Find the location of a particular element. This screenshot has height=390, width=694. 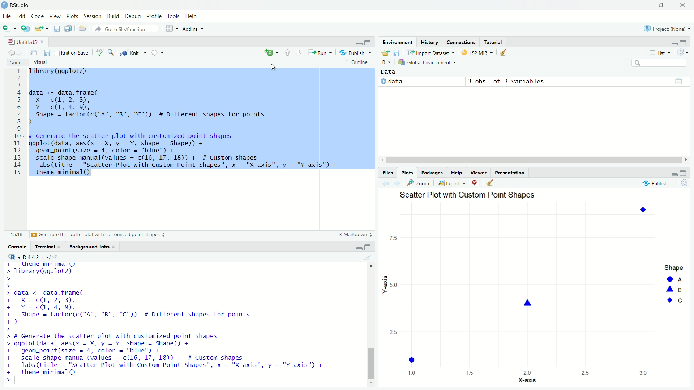

minimize is located at coordinates (673, 174).